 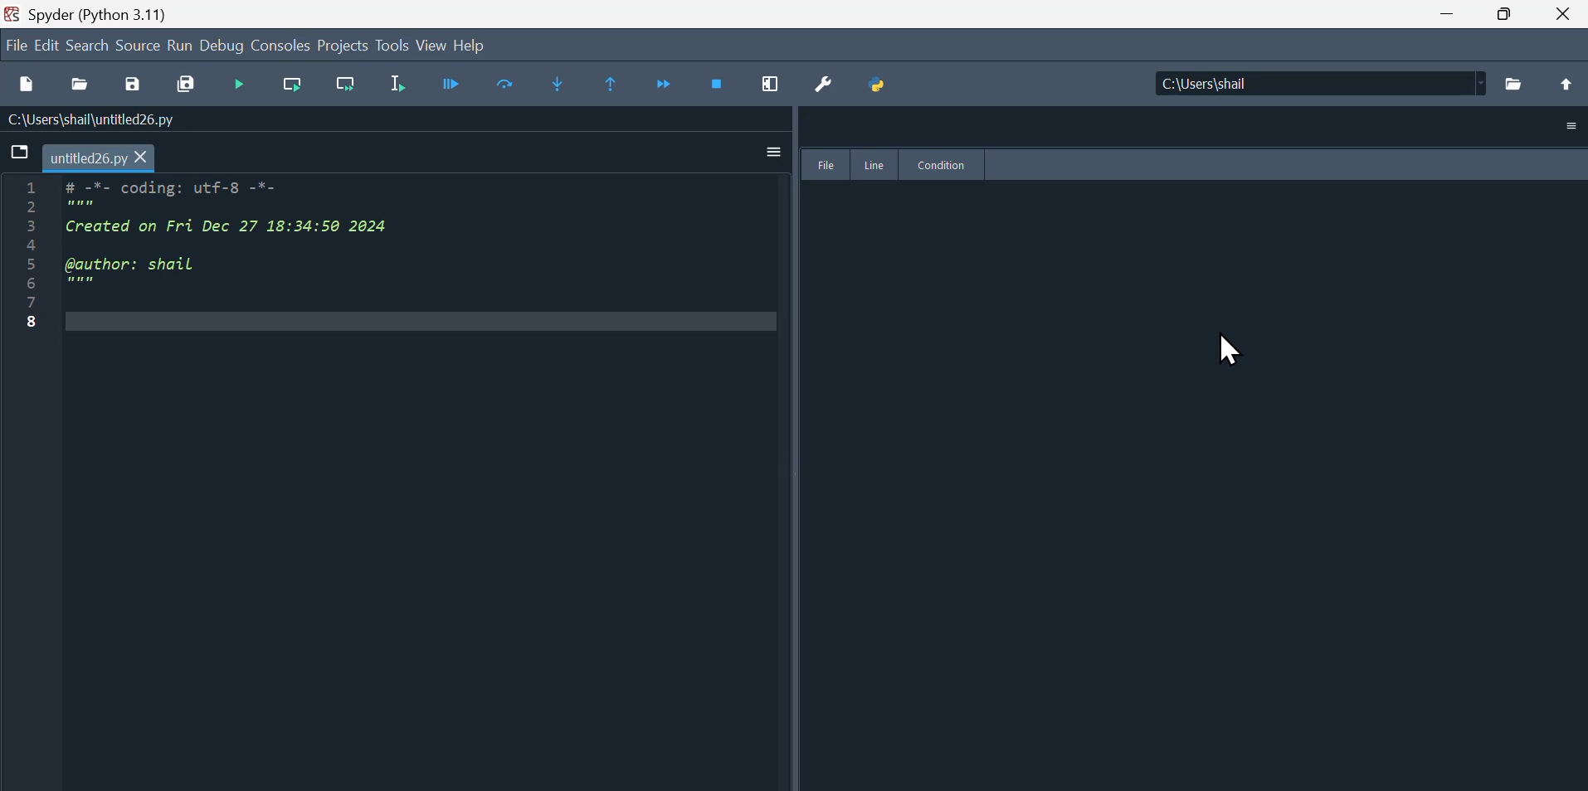 I want to click on Console, so click(x=279, y=47).